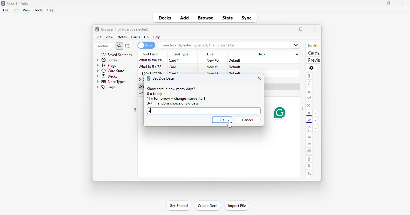 The height and width of the screenshot is (215, 410). What do you see at coordinates (309, 144) in the screenshot?
I see `ordered list` at bounding box center [309, 144].